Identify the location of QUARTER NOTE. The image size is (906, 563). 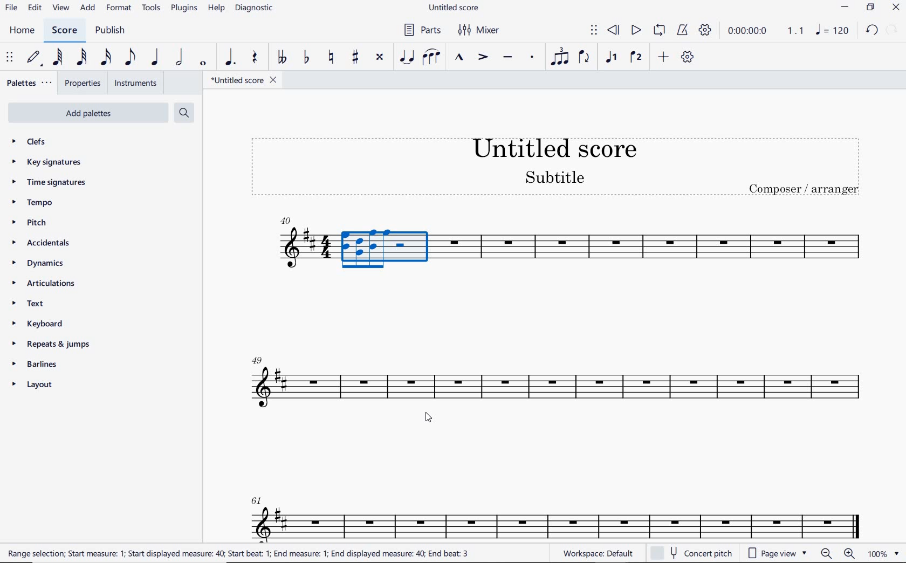
(155, 58).